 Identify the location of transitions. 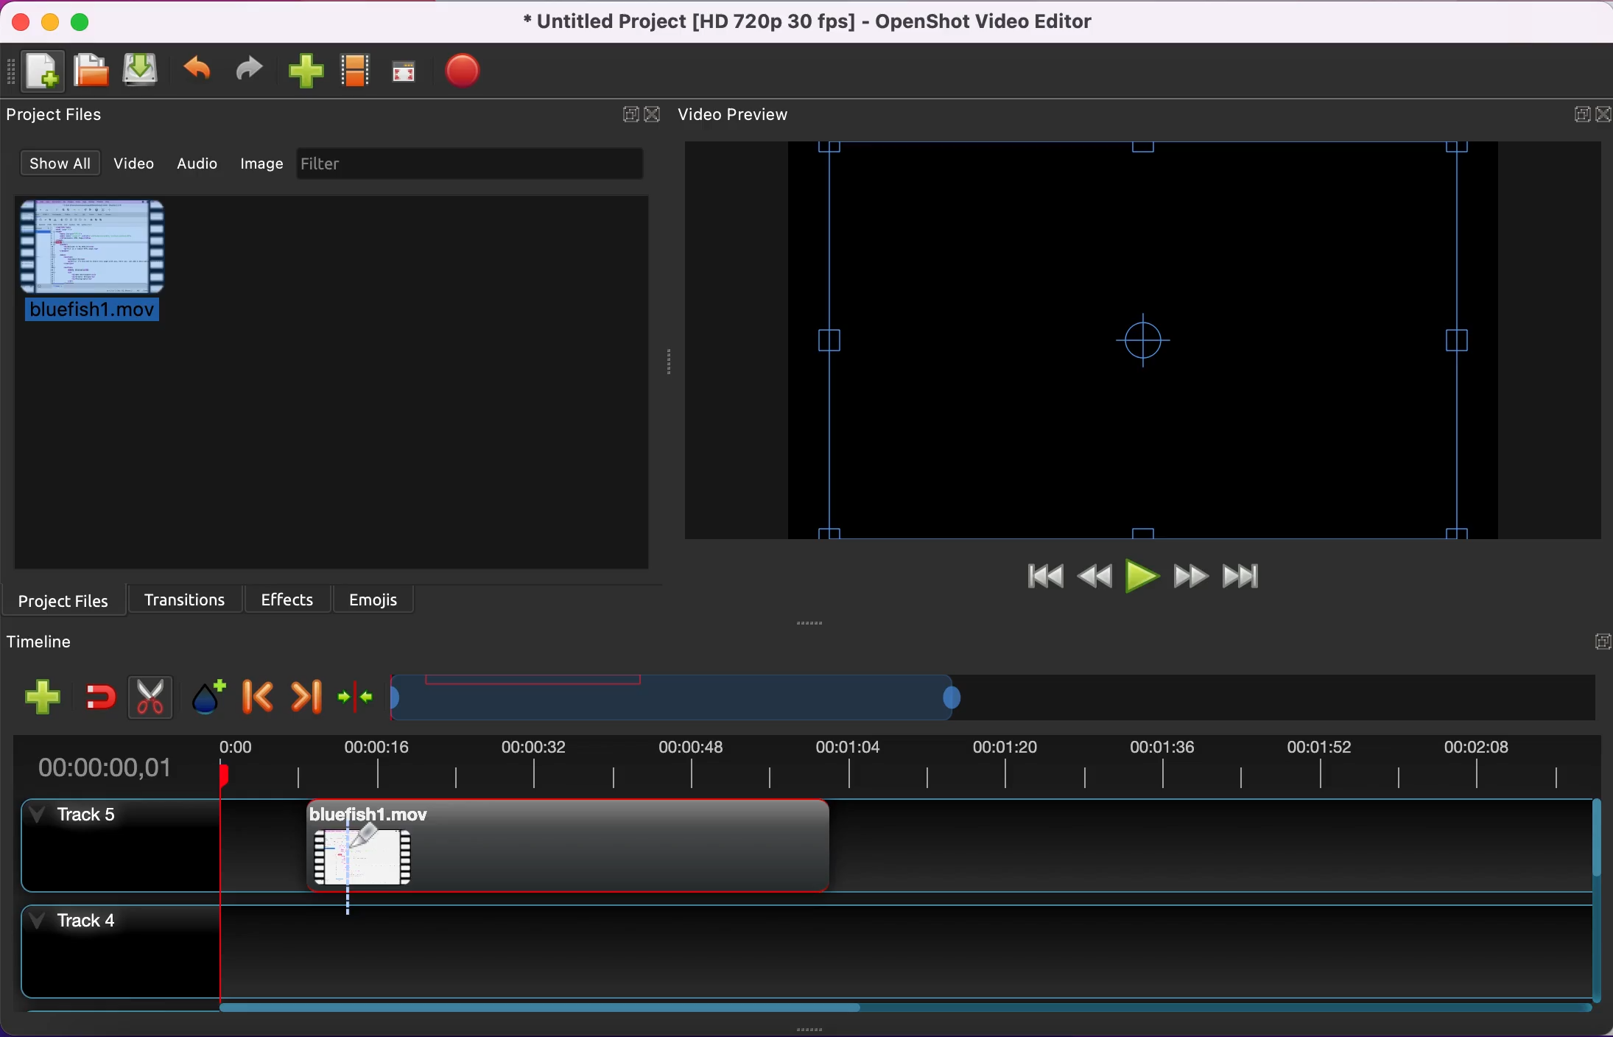
(183, 598).